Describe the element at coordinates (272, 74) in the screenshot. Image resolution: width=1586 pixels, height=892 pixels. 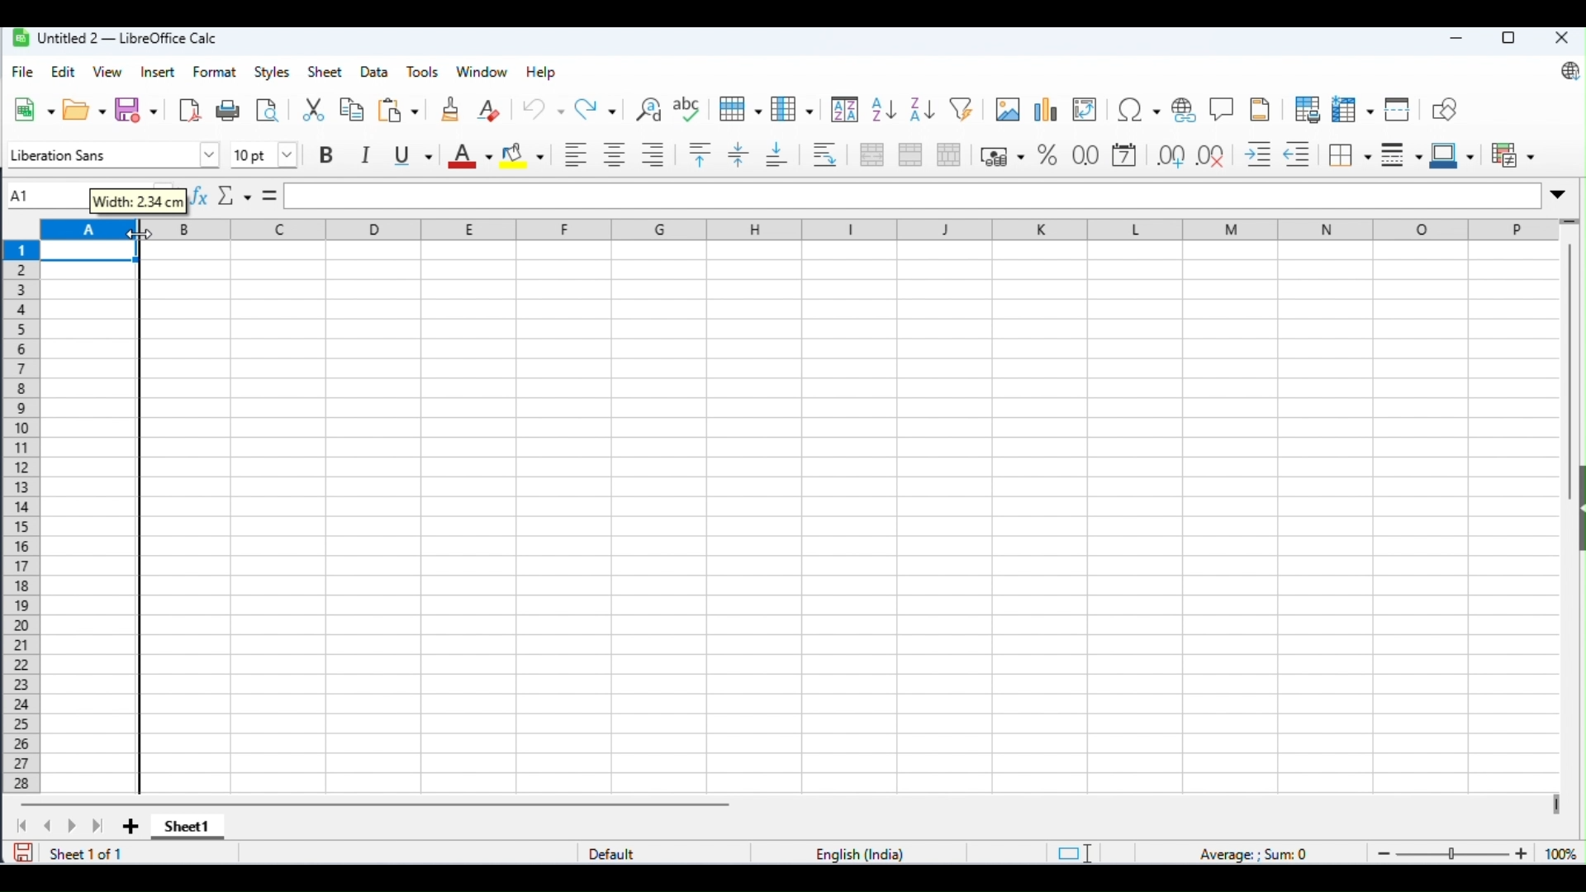
I see `styles` at that location.